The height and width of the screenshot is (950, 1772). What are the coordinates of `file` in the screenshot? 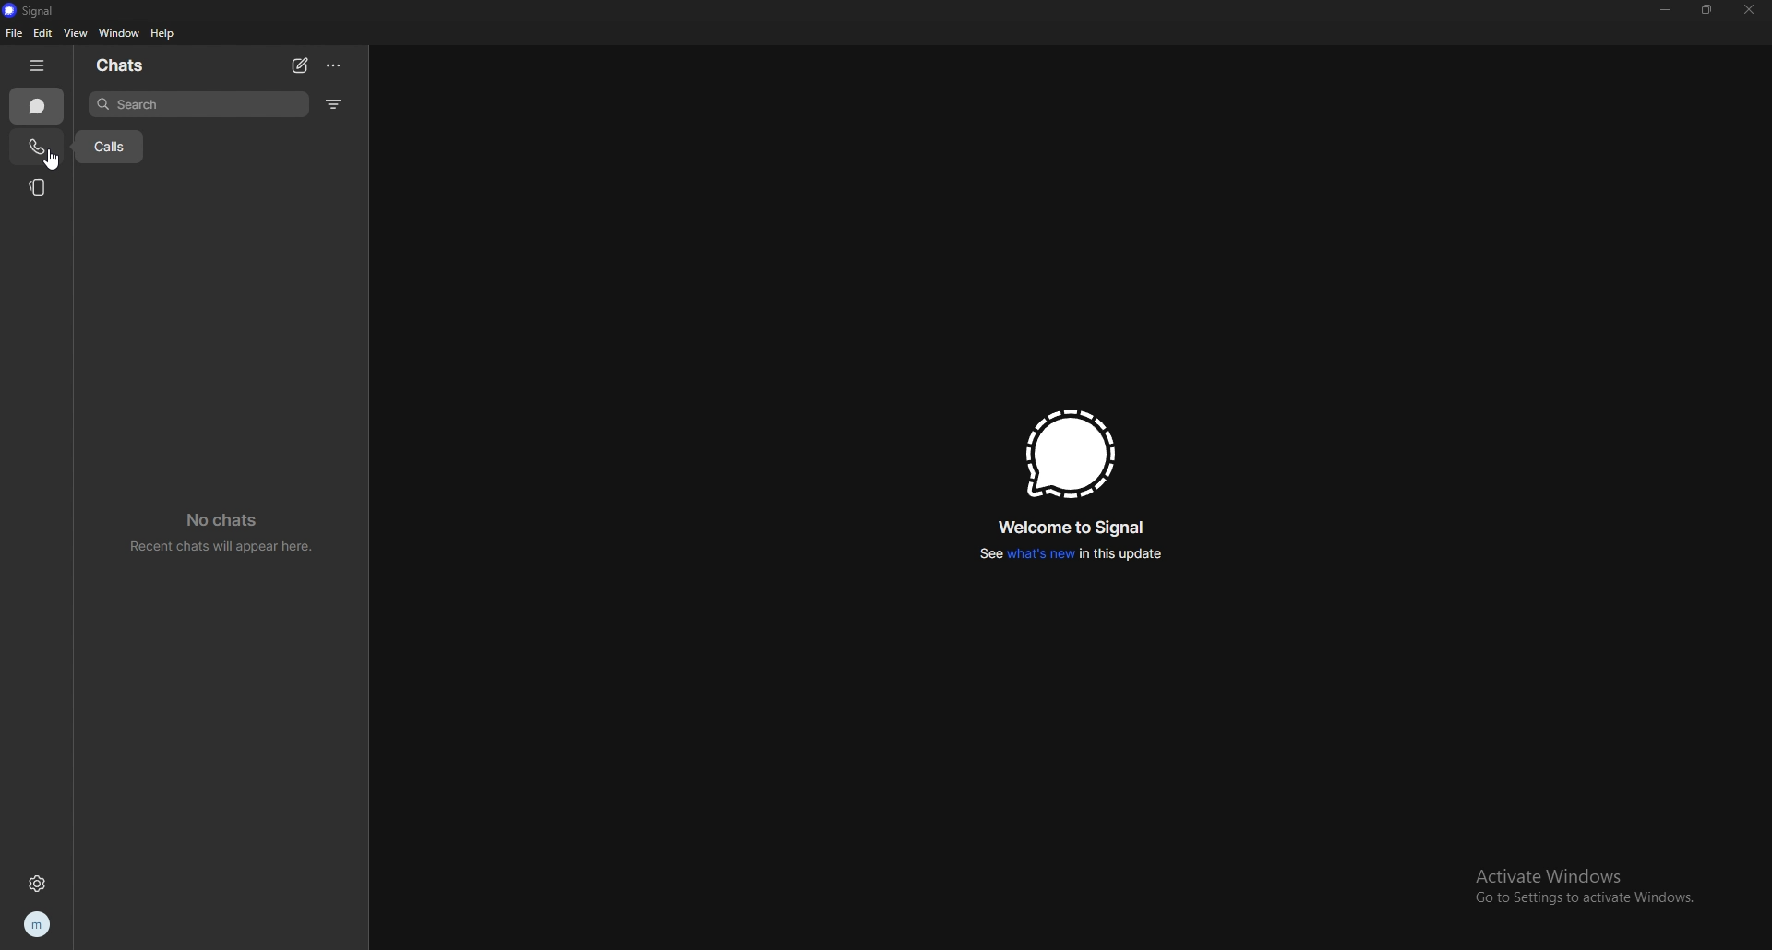 It's located at (12, 32).